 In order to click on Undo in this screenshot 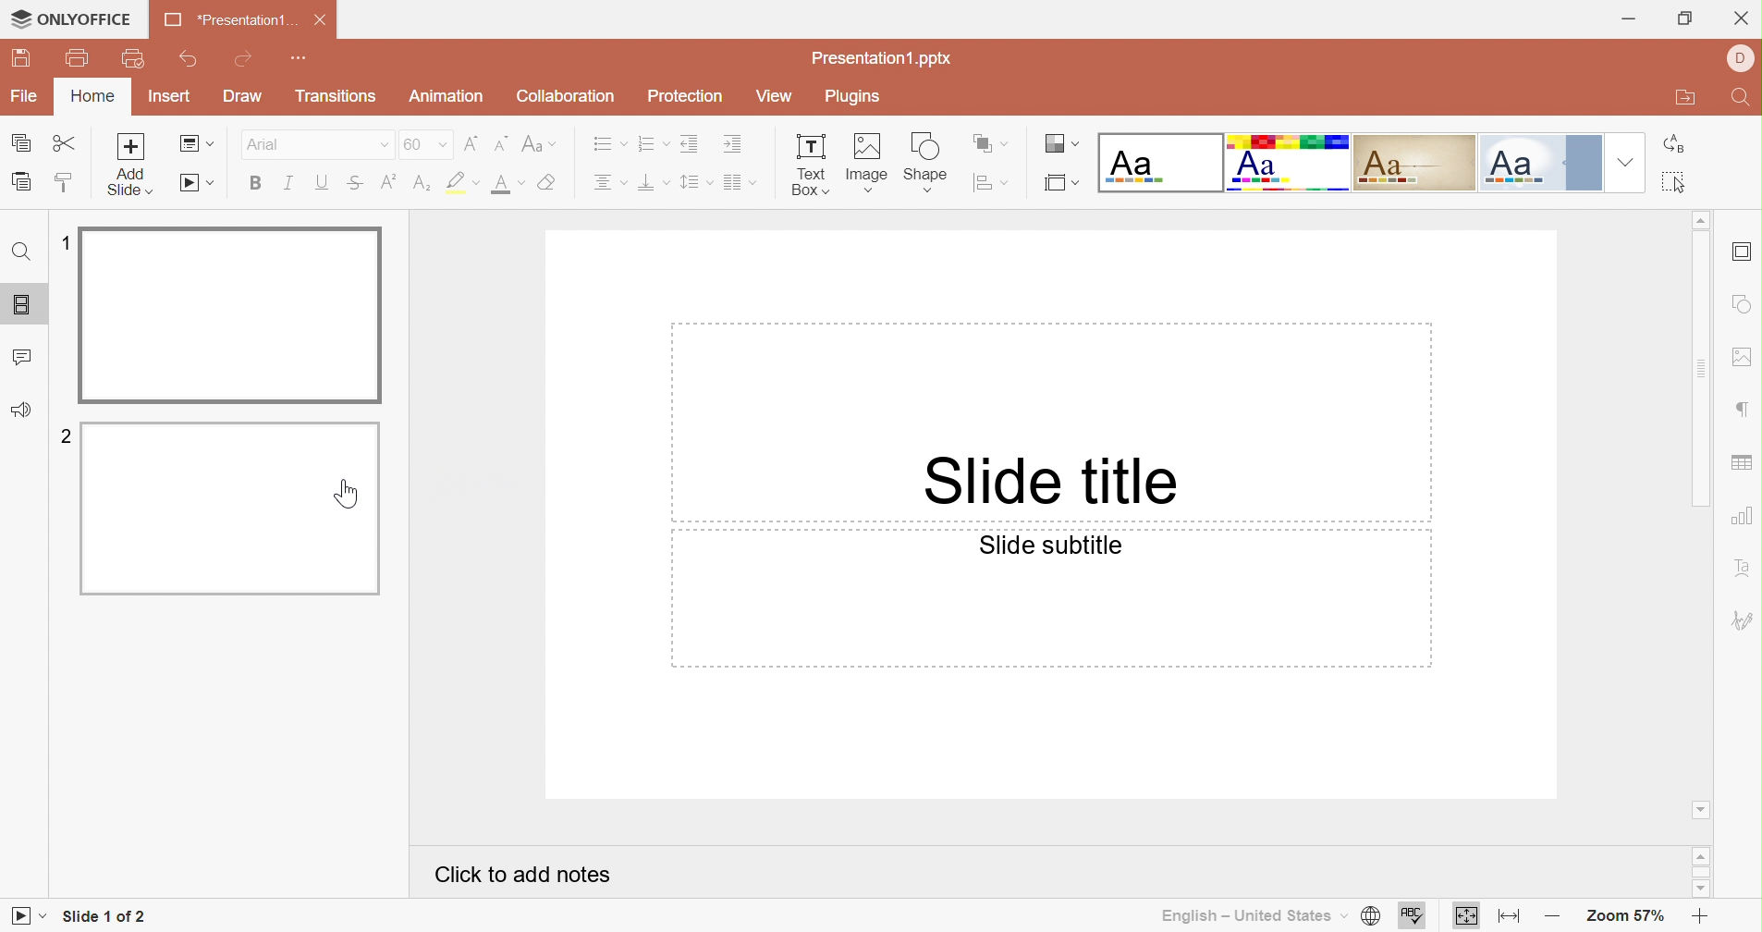, I will do `click(192, 63)`.